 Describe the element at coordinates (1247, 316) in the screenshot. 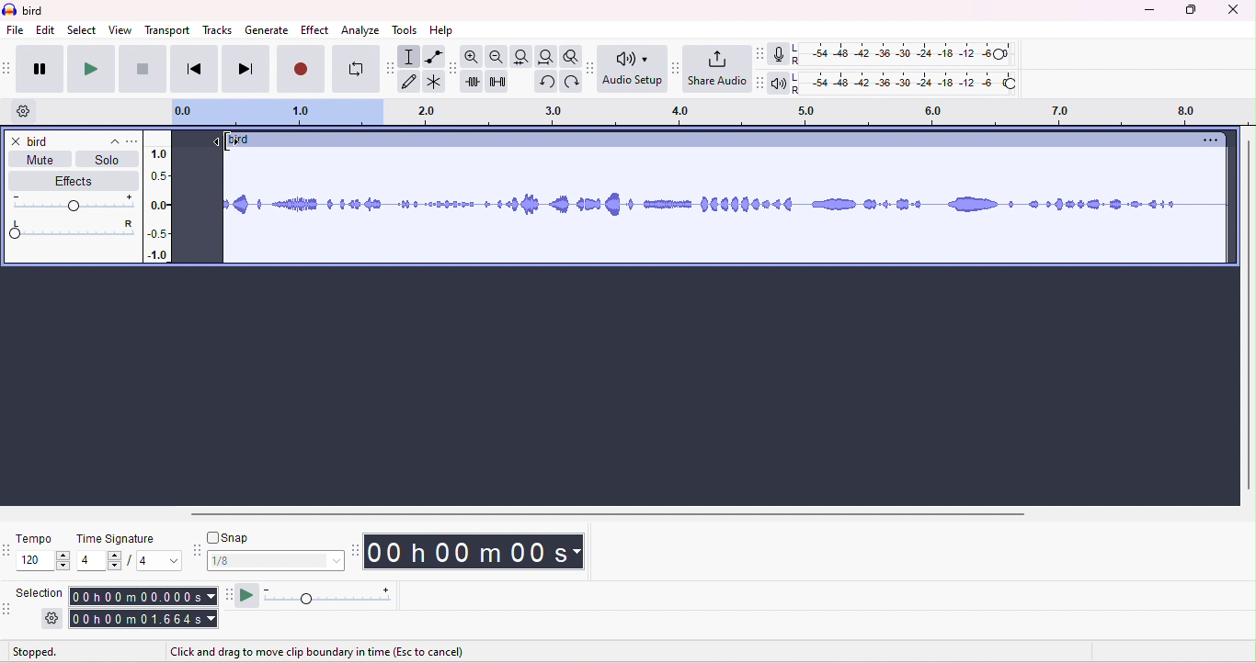

I see `vertical scroll bar` at that location.